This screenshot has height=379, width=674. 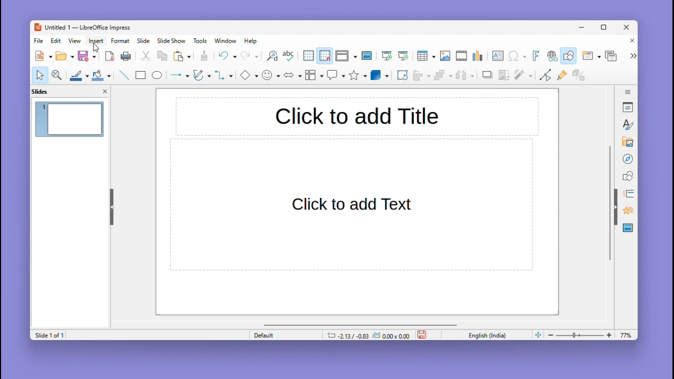 What do you see at coordinates (76, 41) in the screenshot?
I see `View` at bounding box center [76, 41].